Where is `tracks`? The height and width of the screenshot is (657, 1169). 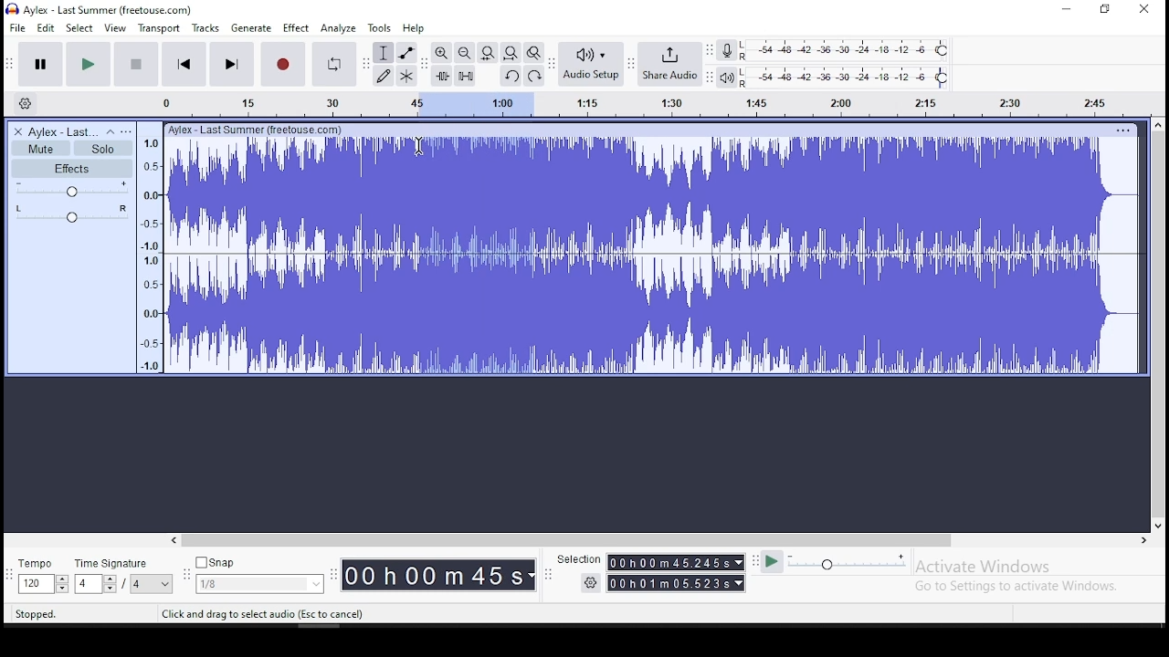 tracks is located at coordinates (205, 28).